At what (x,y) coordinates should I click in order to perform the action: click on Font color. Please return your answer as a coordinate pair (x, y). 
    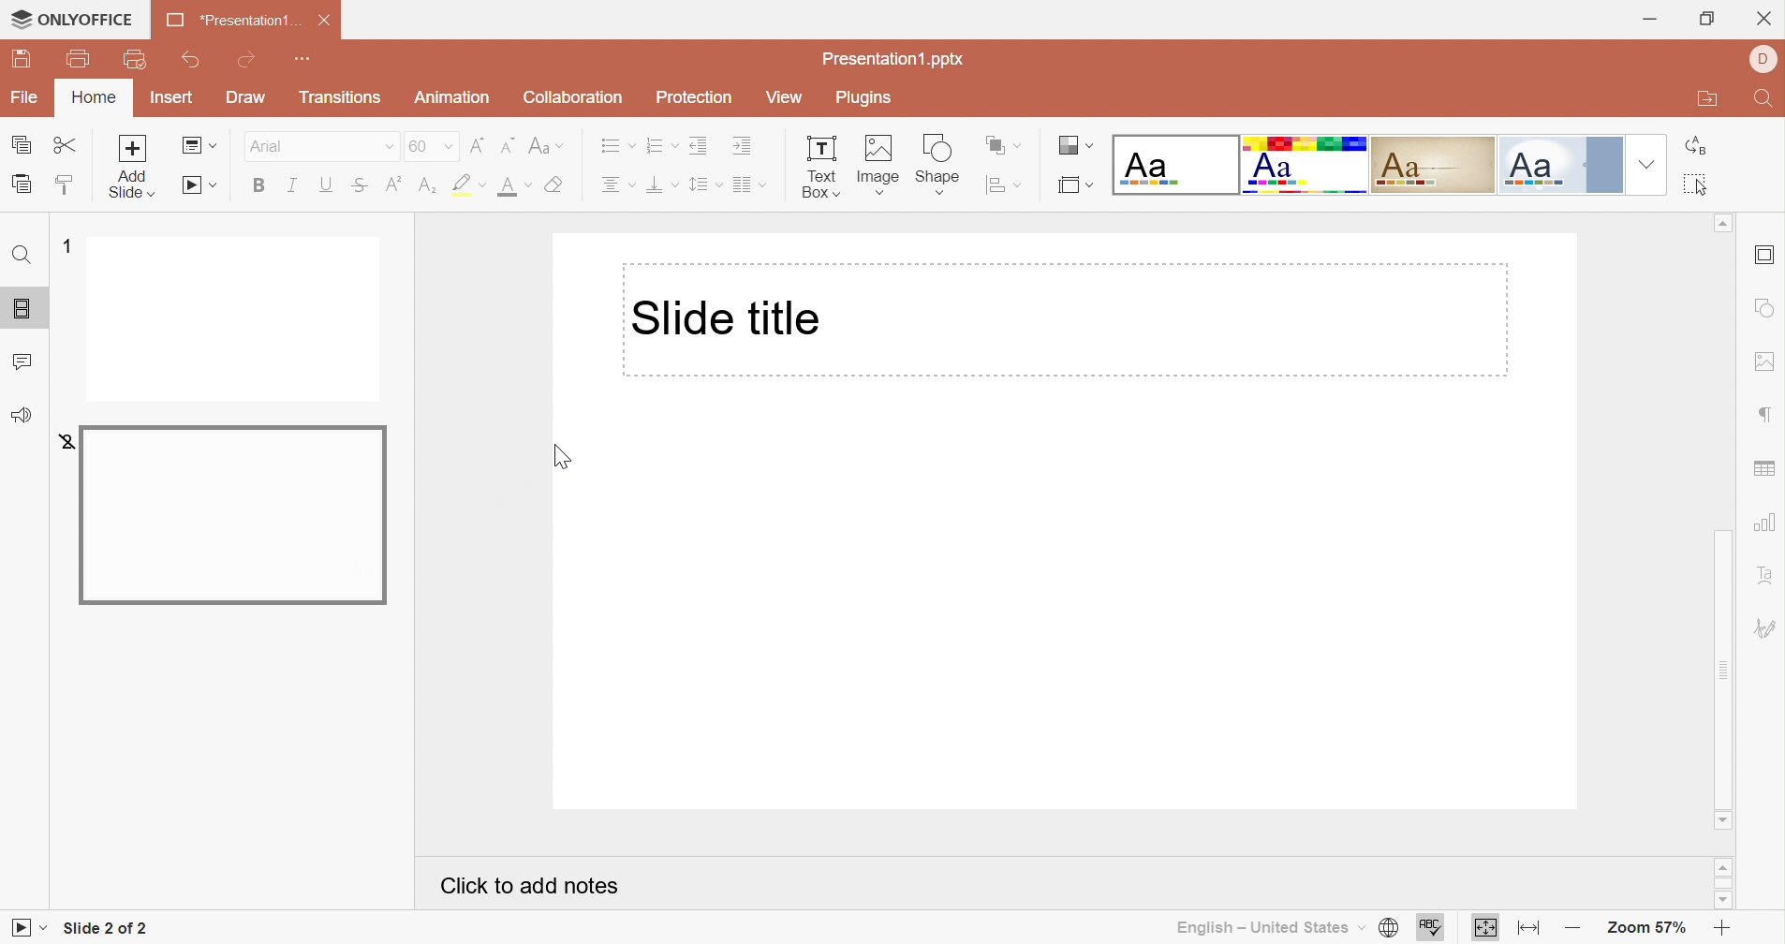
    Looking at the image, I should click on (515, 185).